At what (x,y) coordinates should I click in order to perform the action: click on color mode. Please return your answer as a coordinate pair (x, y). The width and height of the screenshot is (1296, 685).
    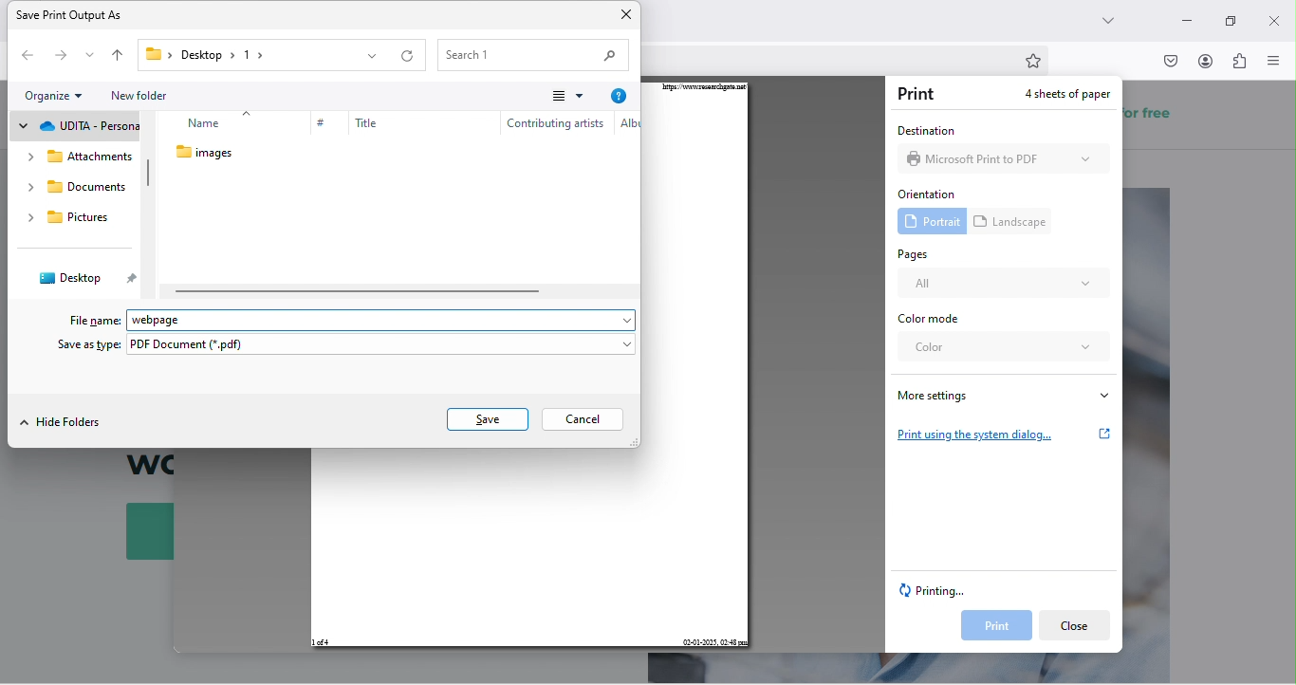
    Looking at the image, I should click on (935, 320).